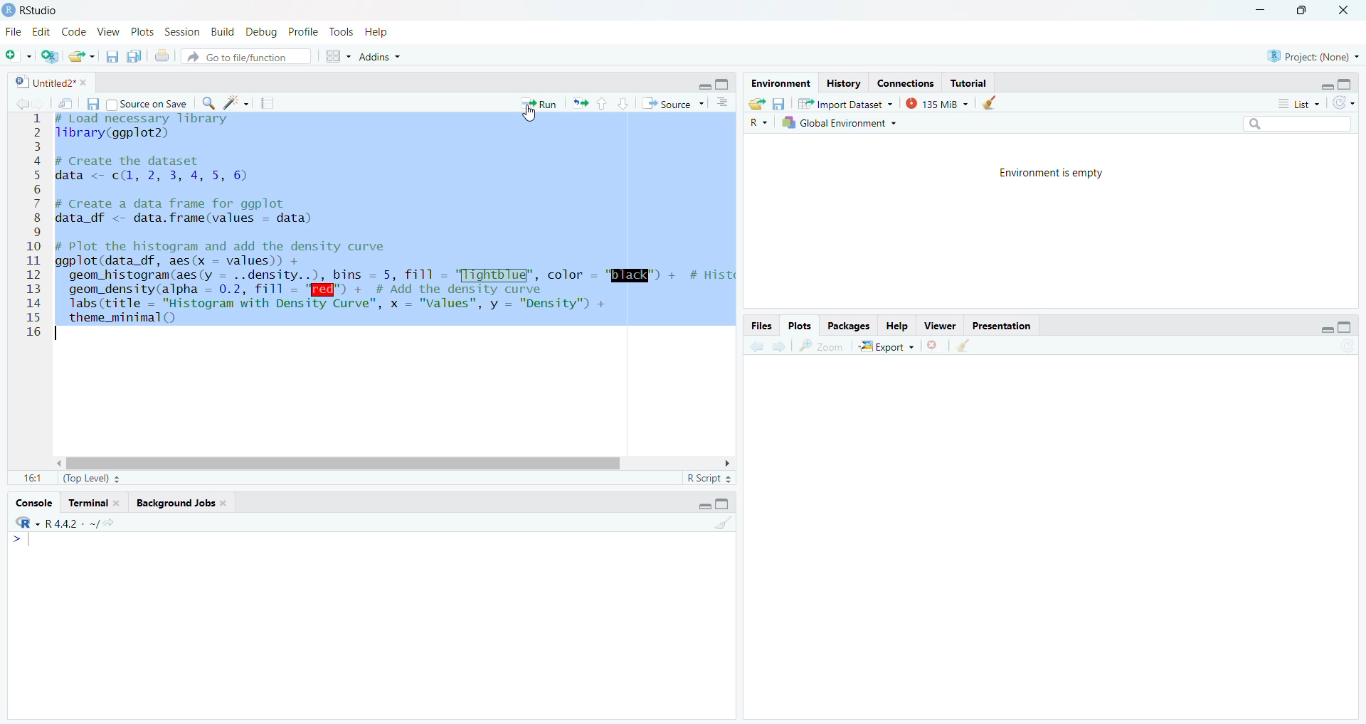  Describe the element at coordinates (33, 225) in the screenshot. I see `line number` at that location.